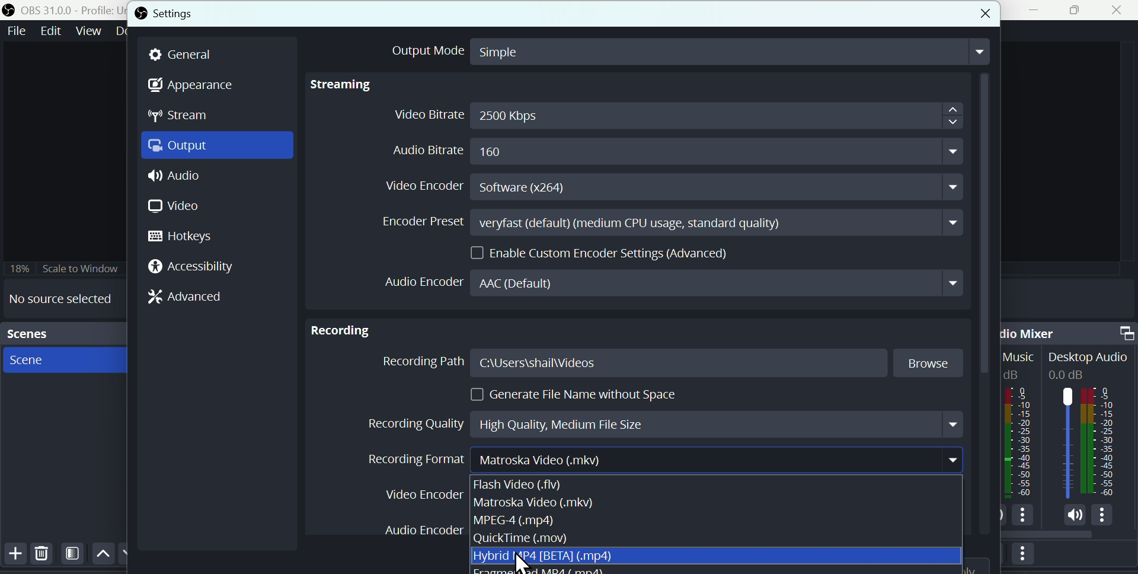  I want to click on generate file name without space, so click(551, 394).